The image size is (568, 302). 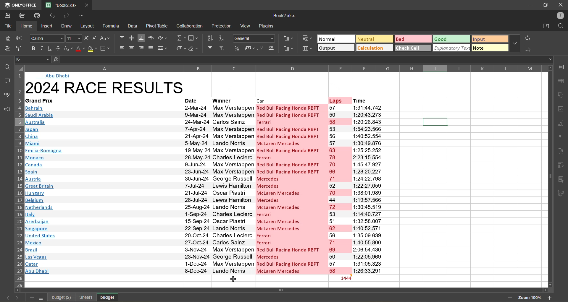 What do you see at coordinates (122, 37) in the screenshot?
I see `align top` at bounding box center [122, 37].